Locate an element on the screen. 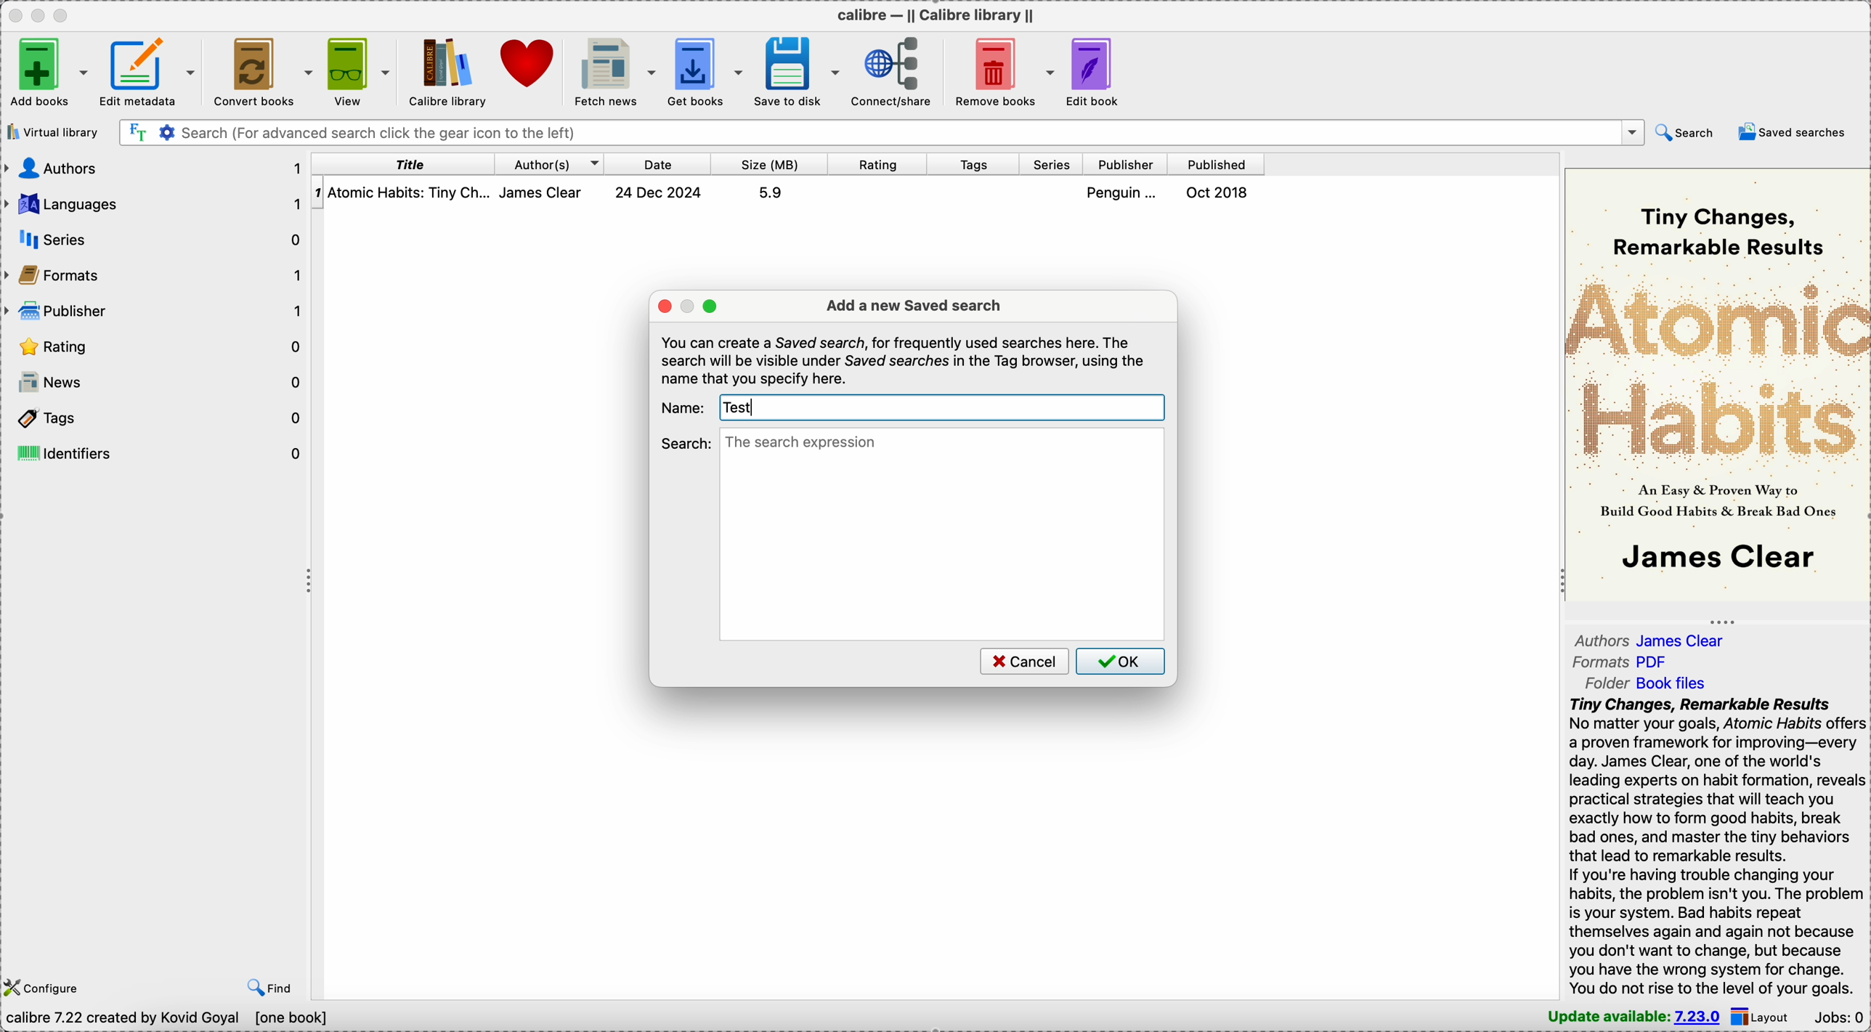 This screenshot has width=1871, height=1032. 5.9 is located at coordinates (770, 192).